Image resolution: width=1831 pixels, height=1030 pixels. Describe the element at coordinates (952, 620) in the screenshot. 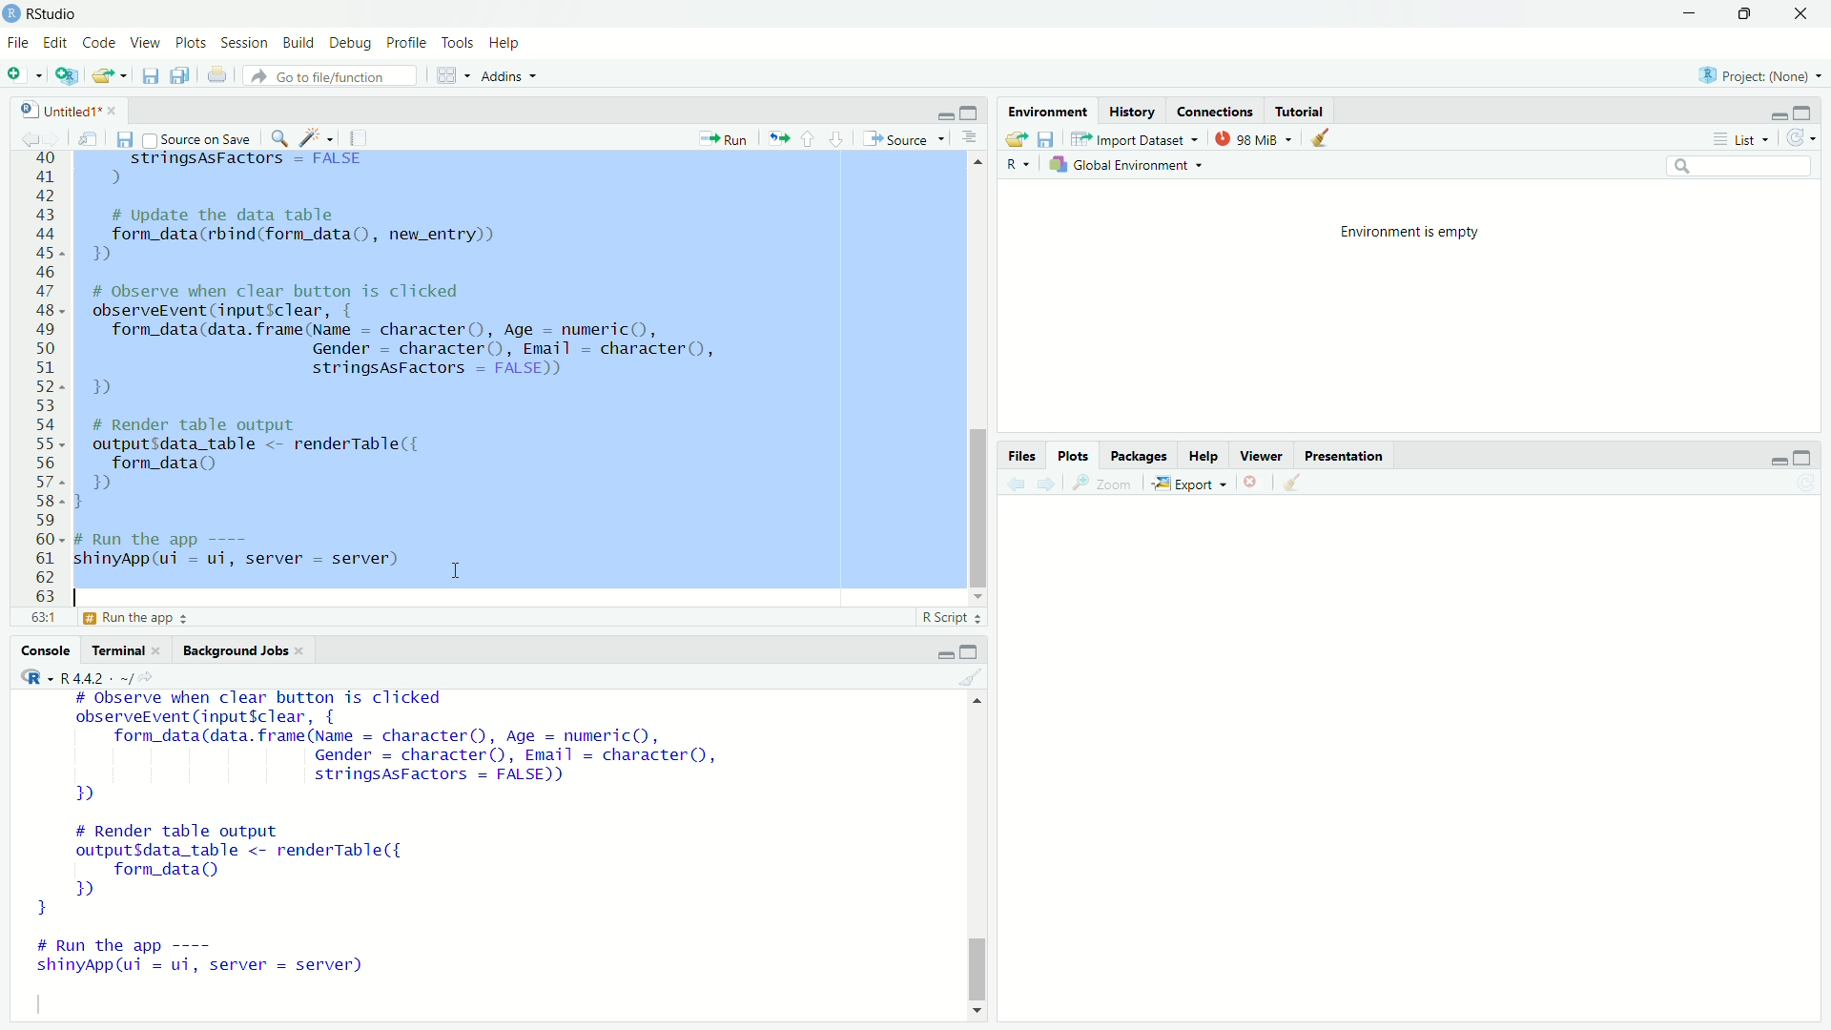

I see `R script` at that location.